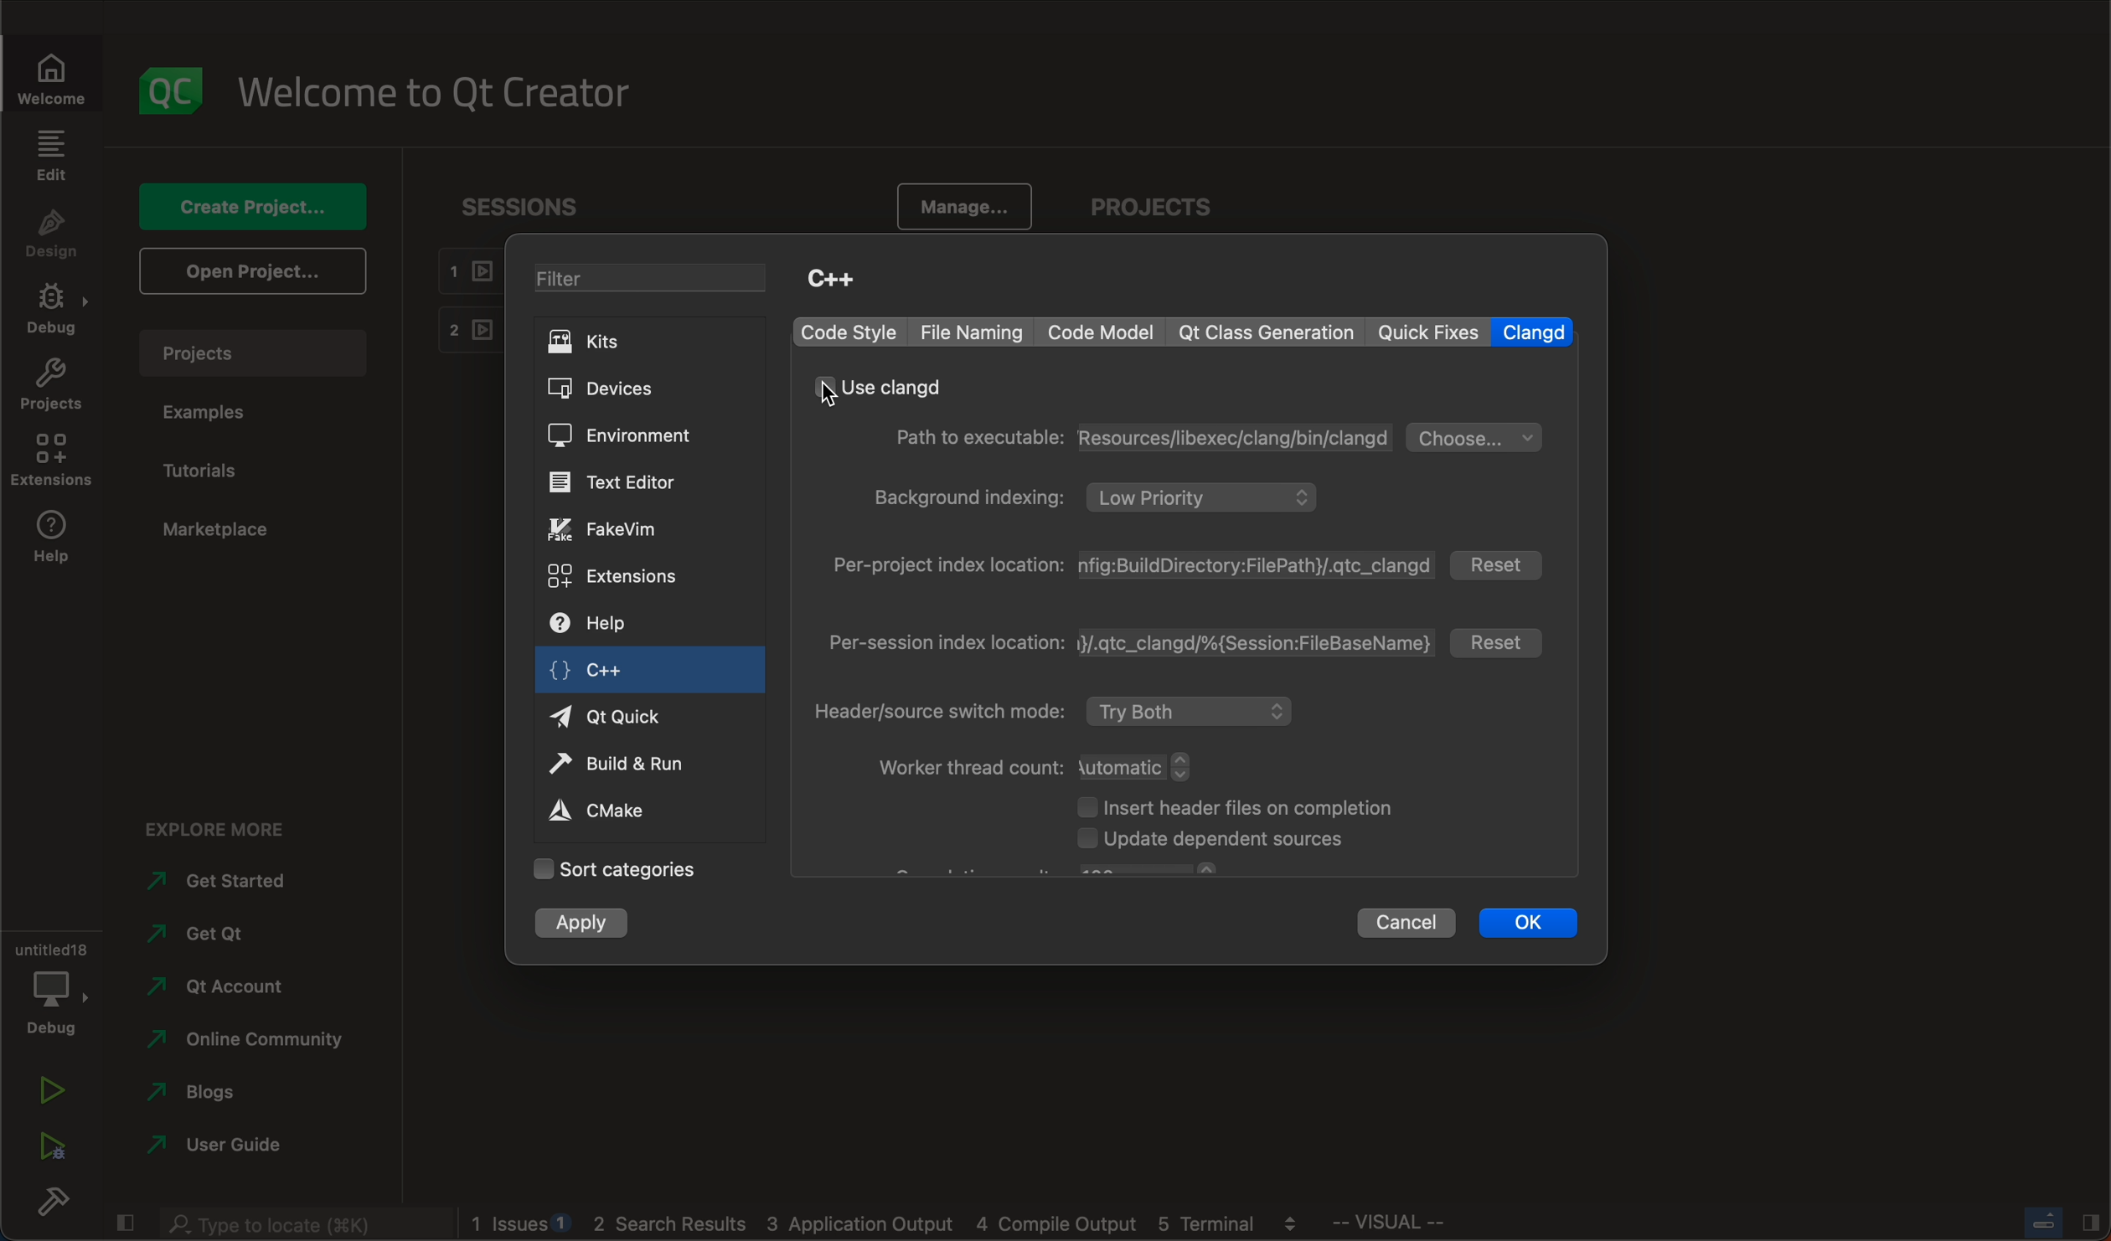  What do you see at coordinates (1045, 769) in the screenshot?
I see `thread count` at bounding box center [1045, 769].